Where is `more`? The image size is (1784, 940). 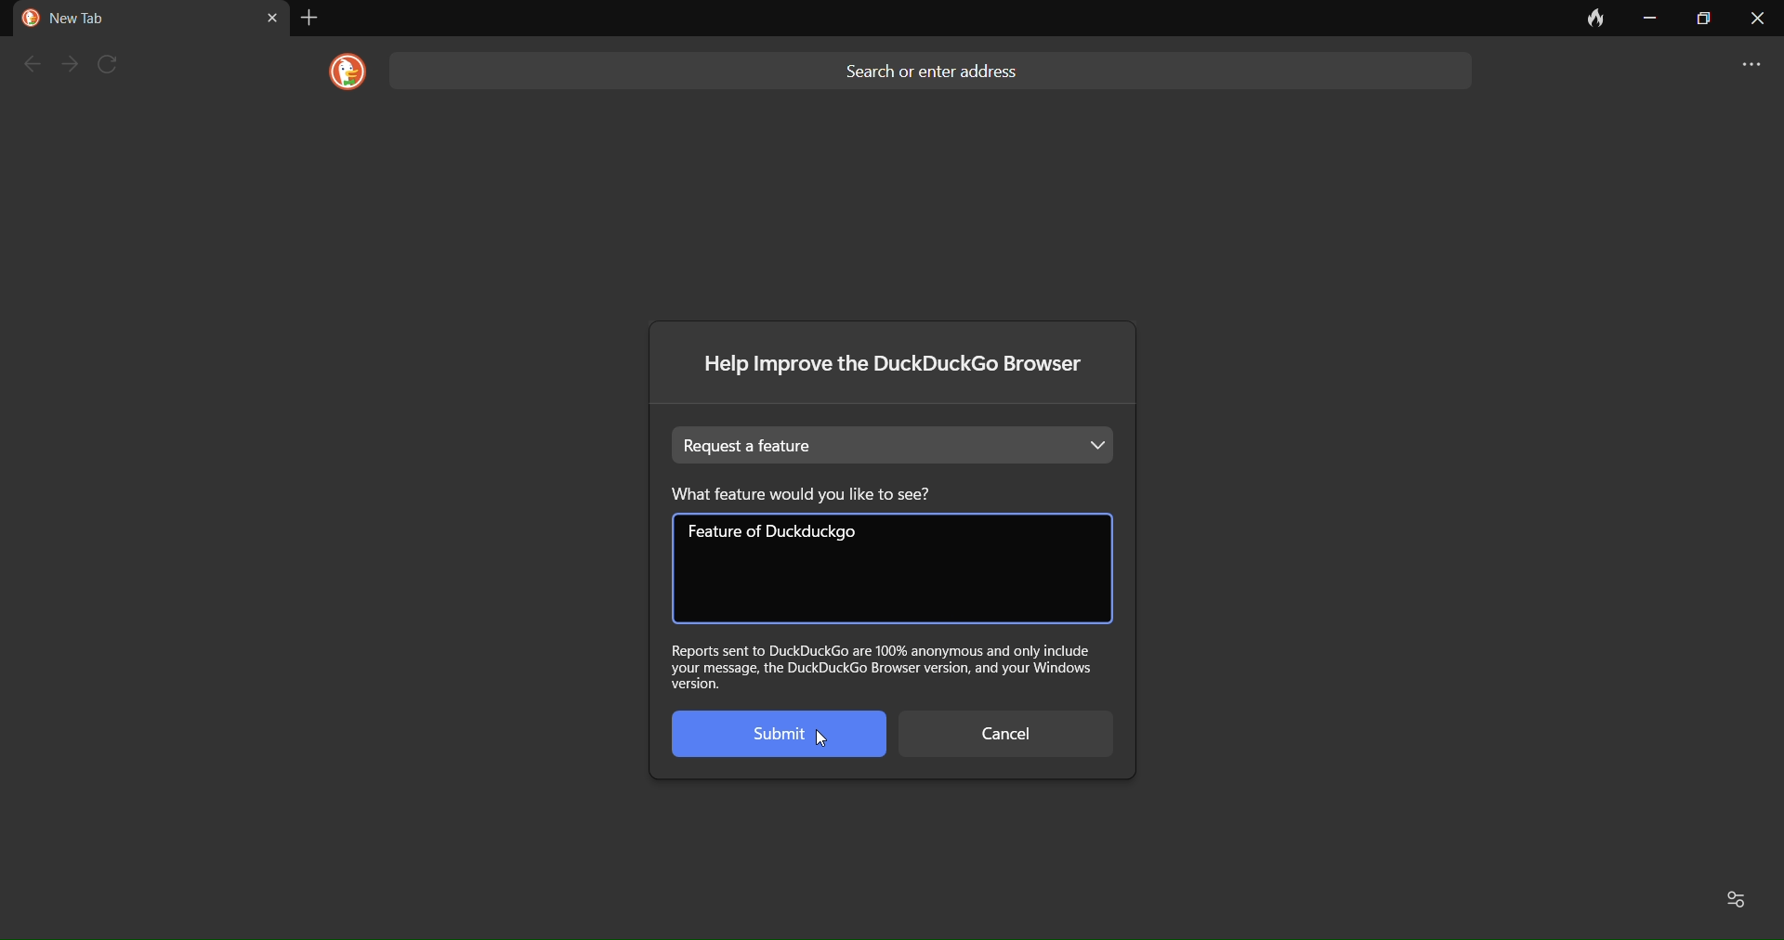 more is located at coordinates (1741, 67).